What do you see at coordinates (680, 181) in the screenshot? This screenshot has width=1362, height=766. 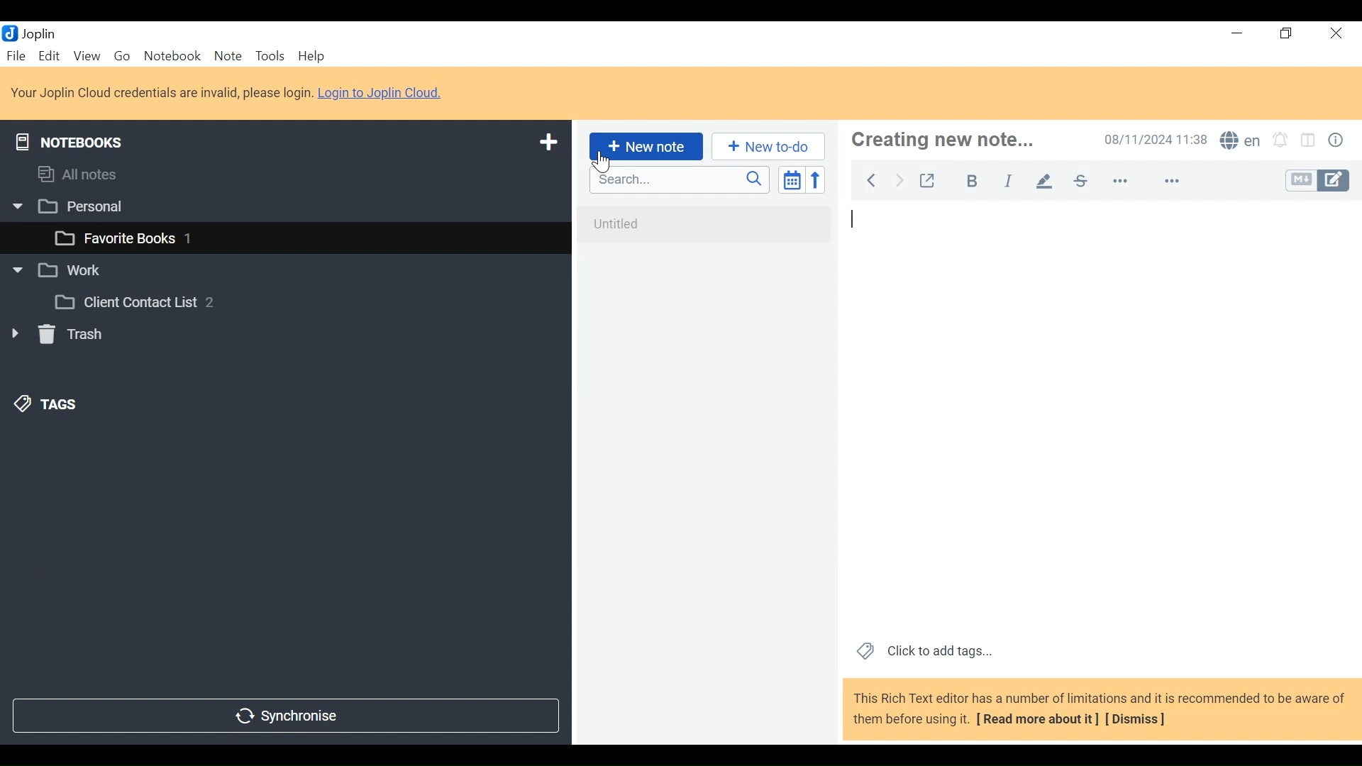 I see `Search` at bounding box center [680, 181].